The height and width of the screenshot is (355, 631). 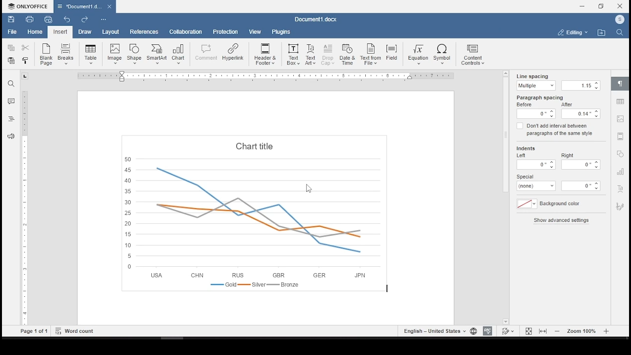 I want to click on select workspace, so click(x=572, y=33).